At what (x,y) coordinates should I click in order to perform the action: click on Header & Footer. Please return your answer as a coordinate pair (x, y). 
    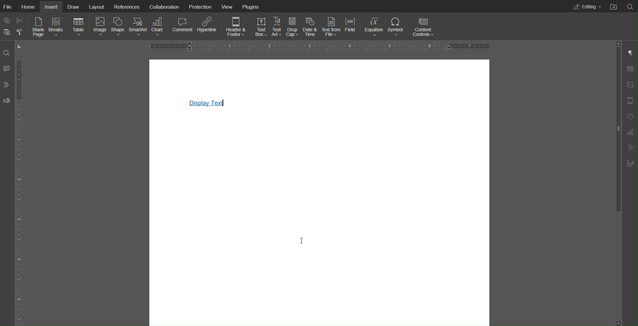
    Looking at the image, I should click on (235, 26).